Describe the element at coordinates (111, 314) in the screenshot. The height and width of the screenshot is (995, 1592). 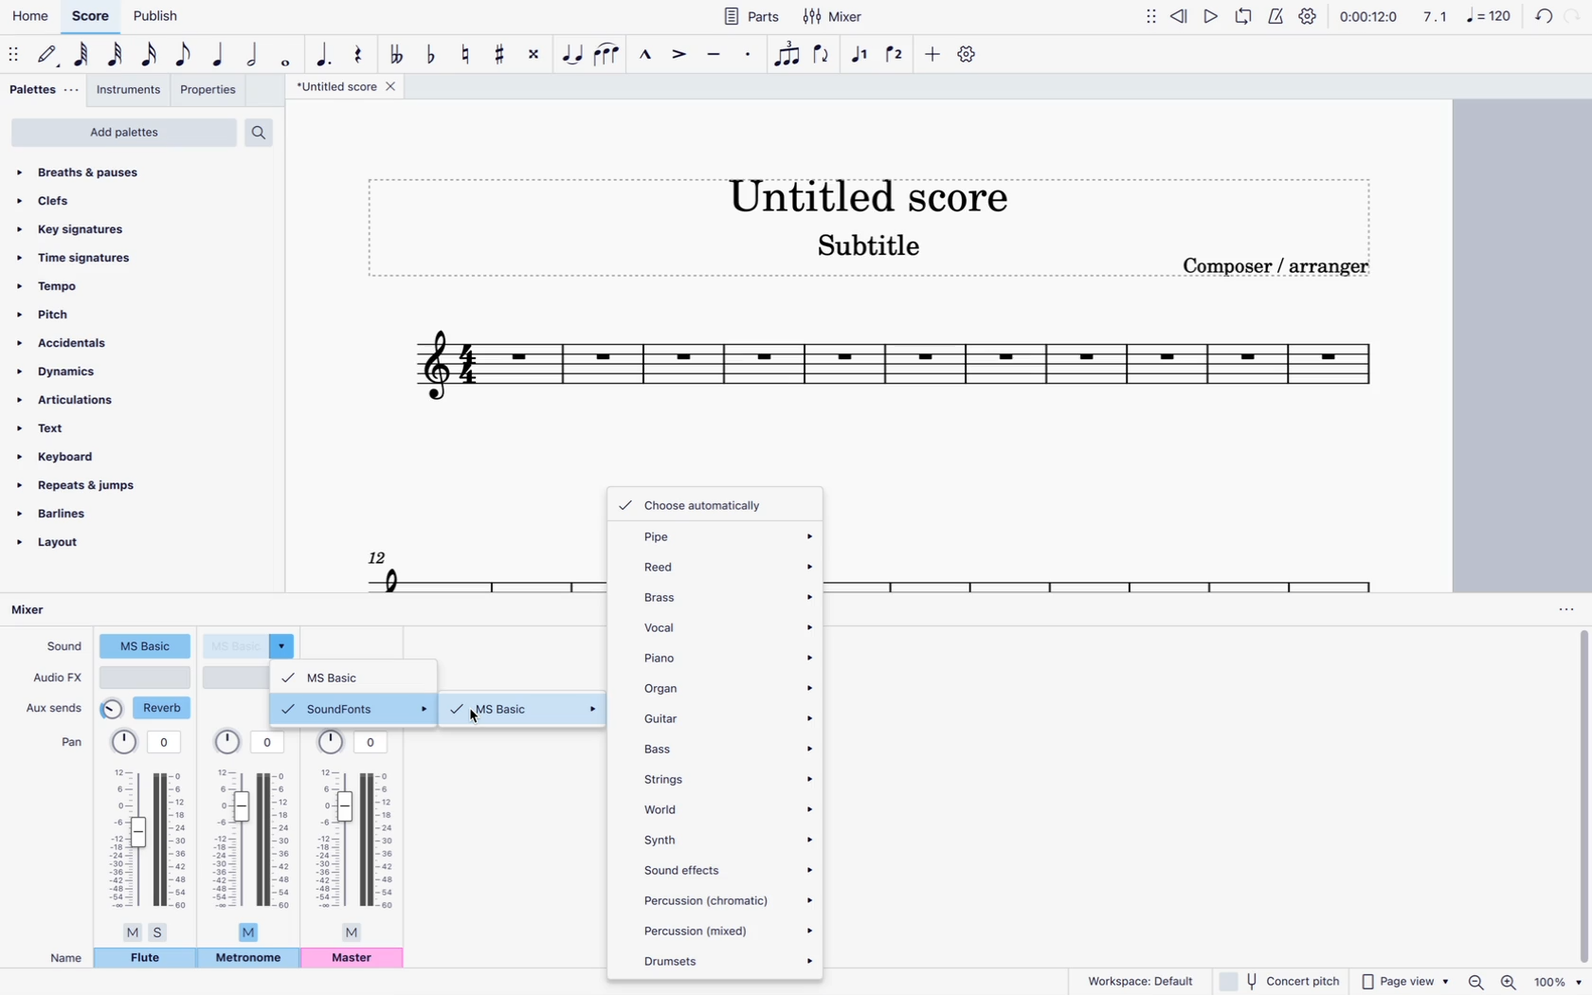
I see `pitch` at that location.